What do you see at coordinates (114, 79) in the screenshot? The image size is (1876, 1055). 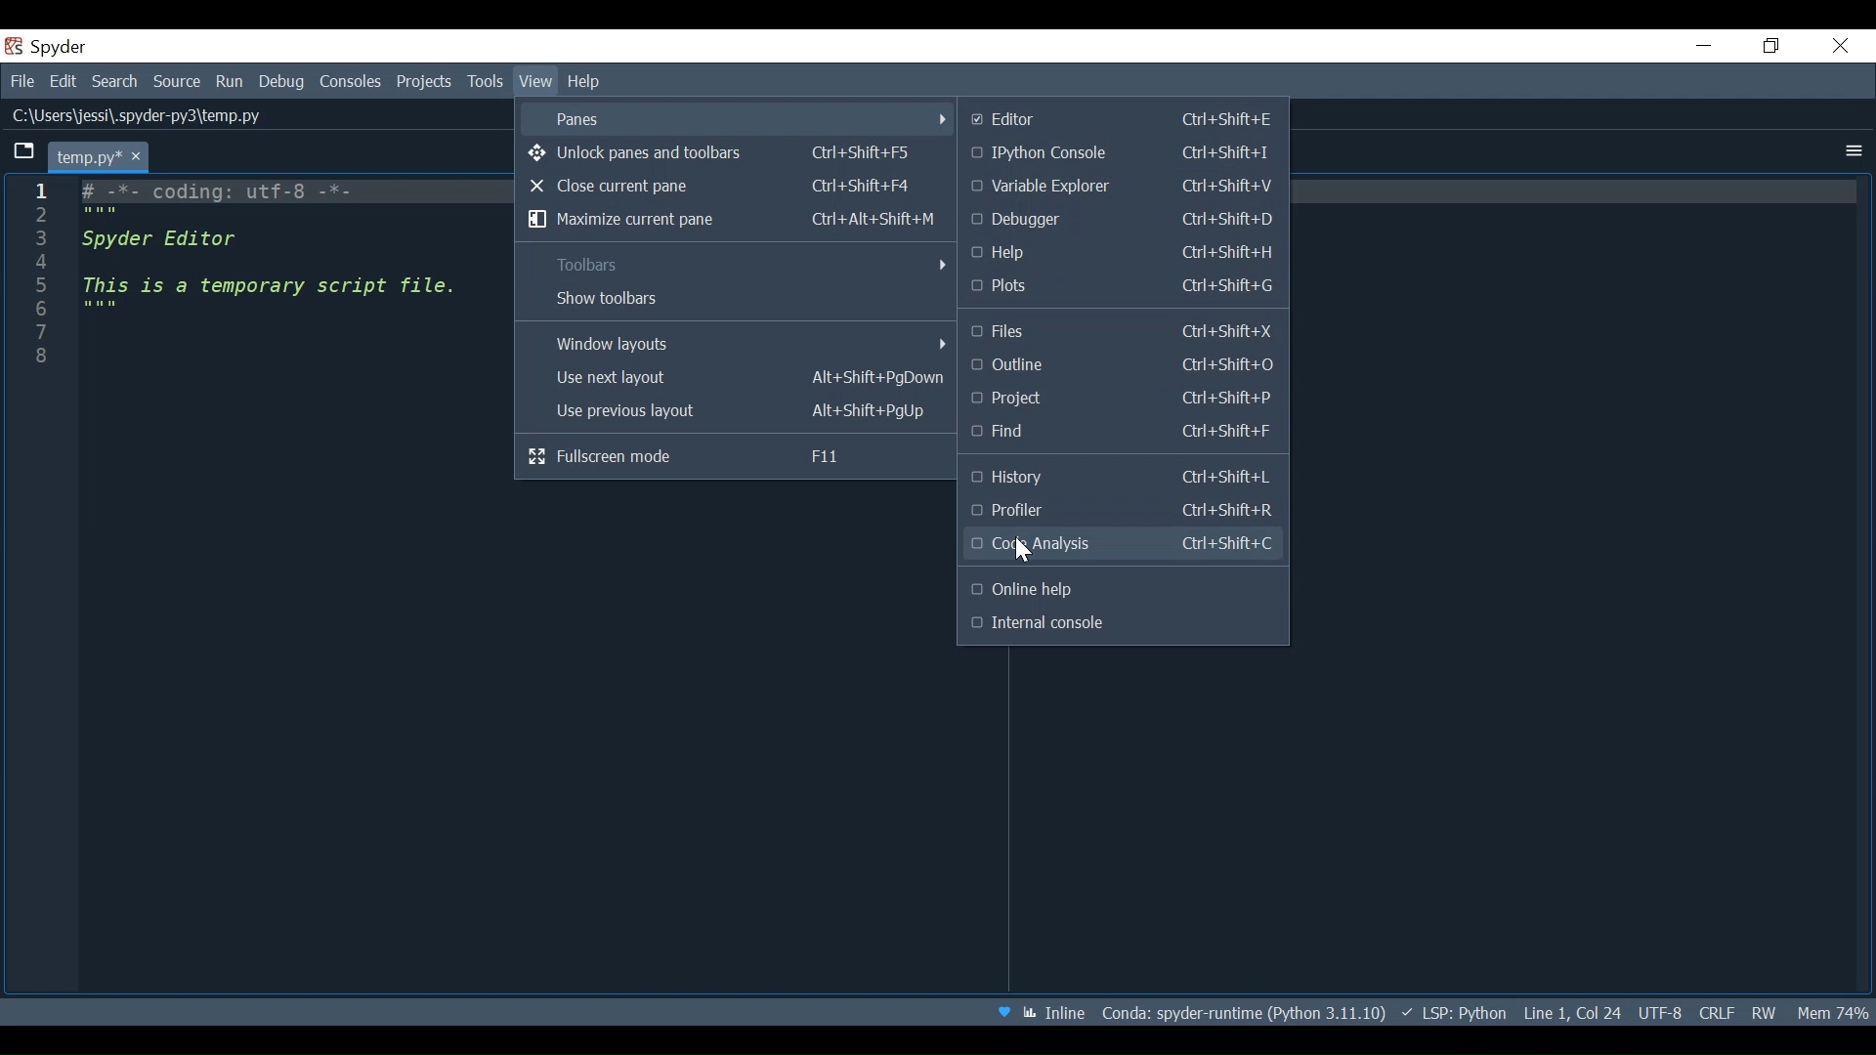 I see `Search` at bounding box center [114, 79].